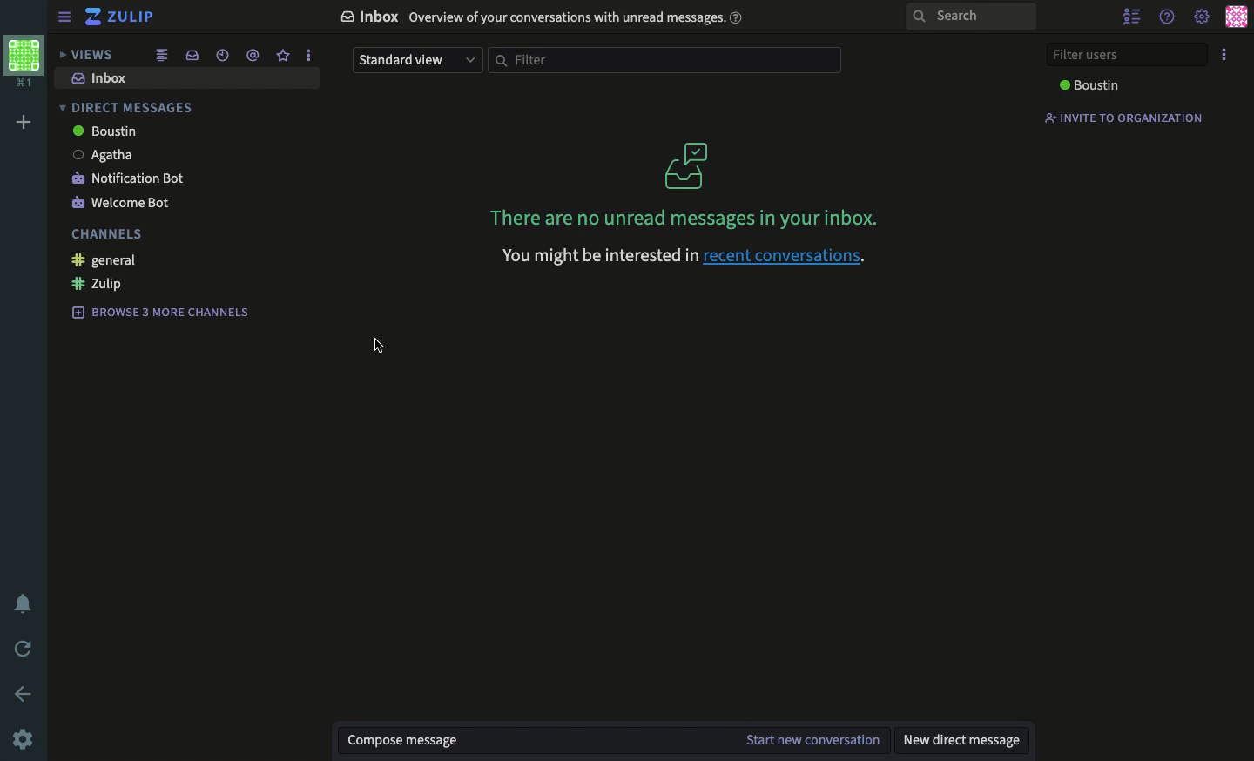  Describe the element at coordinates (1237, 16) in the screenshot. I see `user profile` at that location.